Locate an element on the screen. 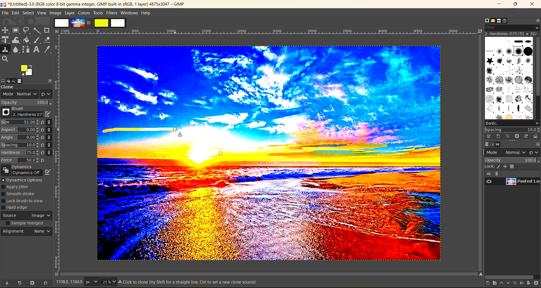 This screenshot has width=541, height=288. maximize is located at coordinates (515, 4).